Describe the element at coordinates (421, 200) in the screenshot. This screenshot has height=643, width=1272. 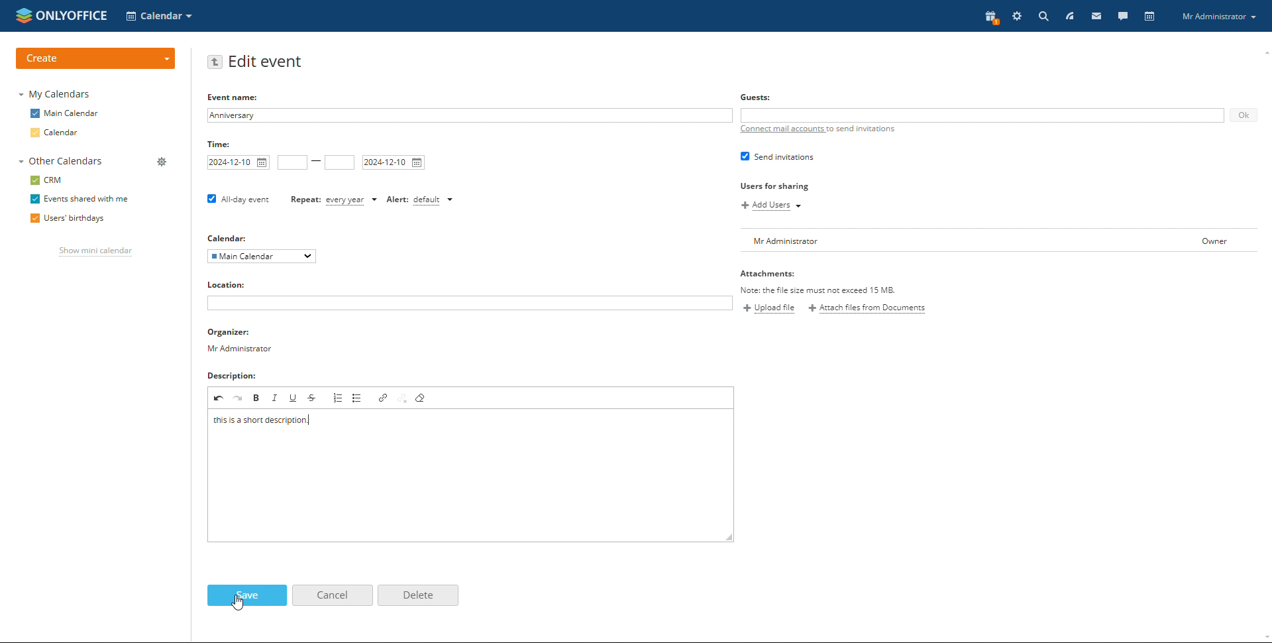
I see `set alert` at that location.